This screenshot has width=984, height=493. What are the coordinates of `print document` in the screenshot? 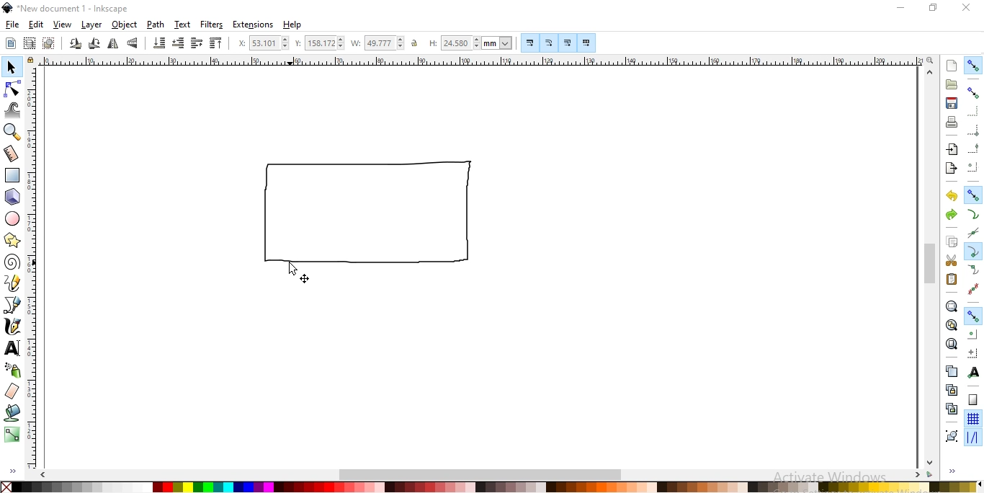 It's located at (952, 123).